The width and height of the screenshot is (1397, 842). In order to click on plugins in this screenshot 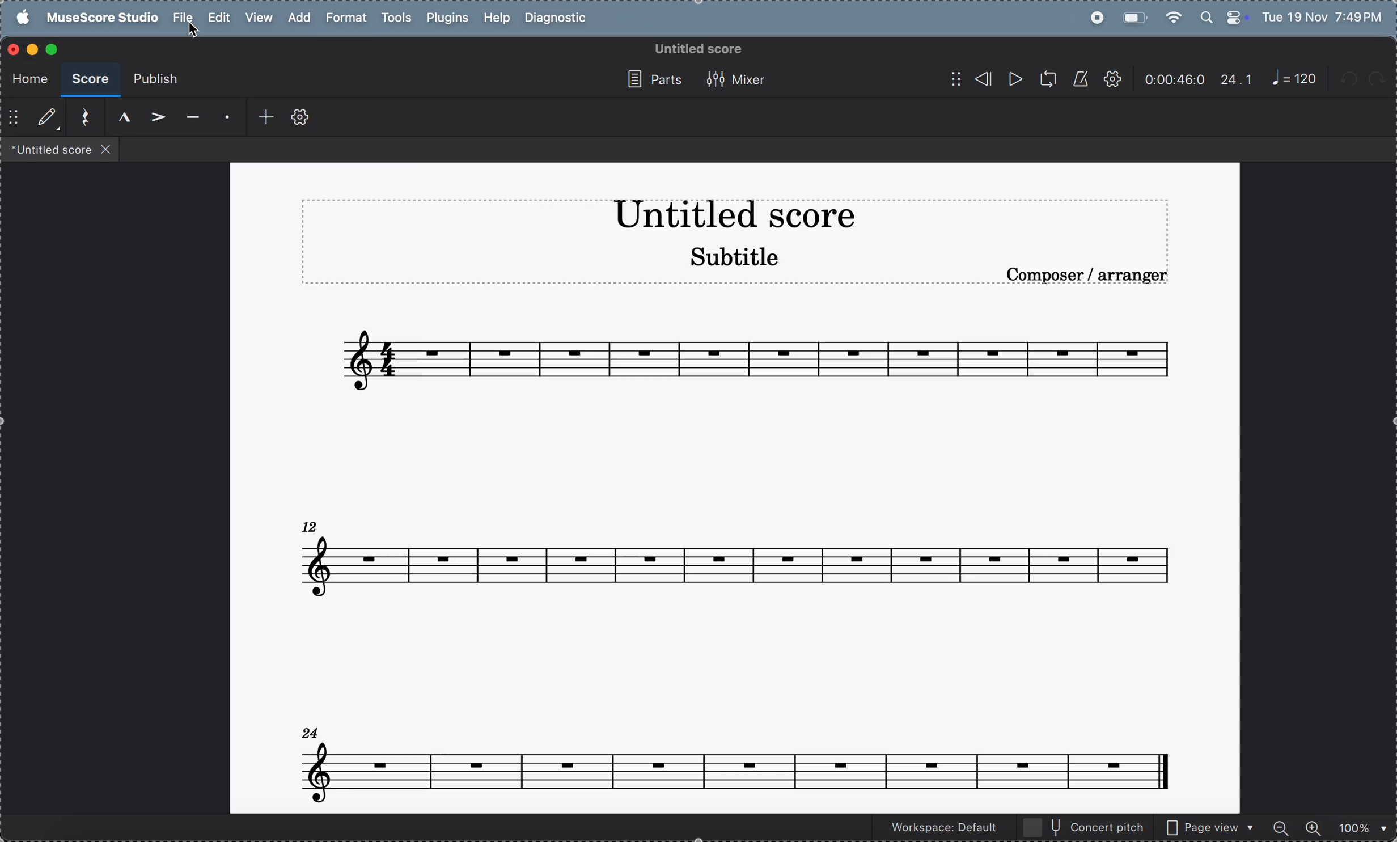, I will do `click(444, 19)`.